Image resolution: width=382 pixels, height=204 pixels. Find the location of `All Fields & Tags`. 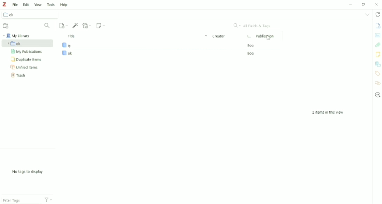

All Fields & Tags is located at coordinates (253, 25).